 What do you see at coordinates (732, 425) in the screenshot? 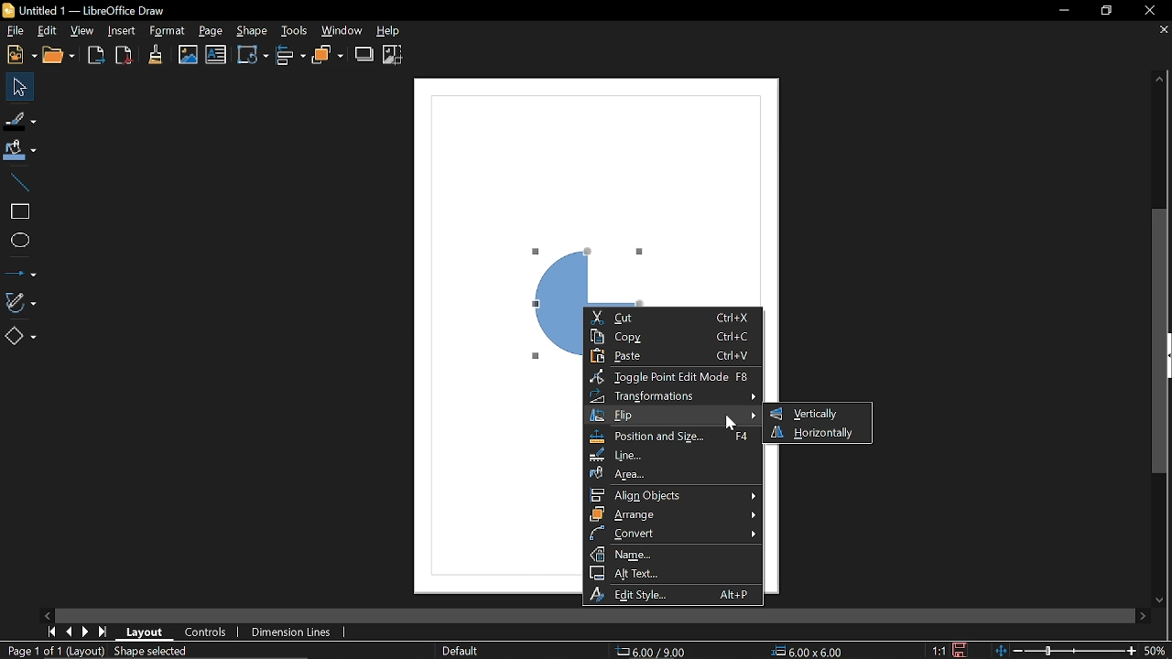
I see `cursor` at bounding box center [732, 425].